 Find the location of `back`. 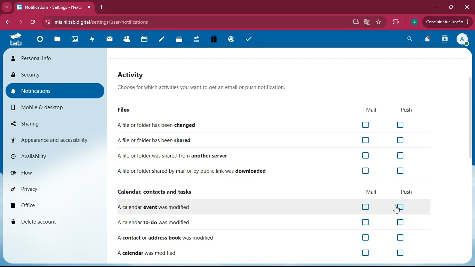

back is located at coordinates (20, 23).